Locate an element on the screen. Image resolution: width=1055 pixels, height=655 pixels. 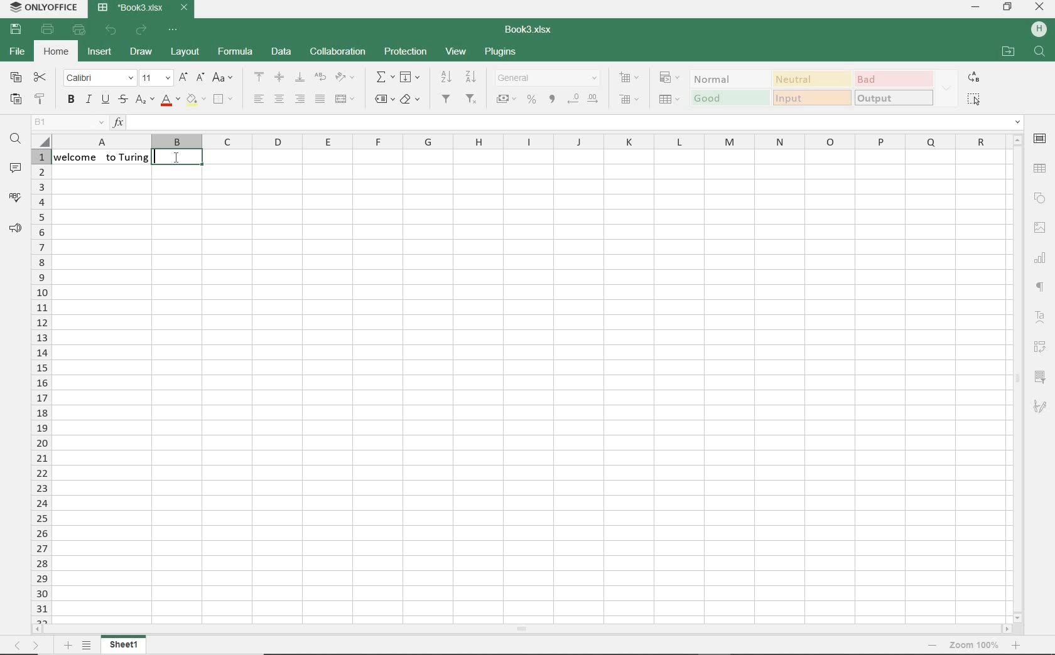
align top is located at coordinates (259, 76).